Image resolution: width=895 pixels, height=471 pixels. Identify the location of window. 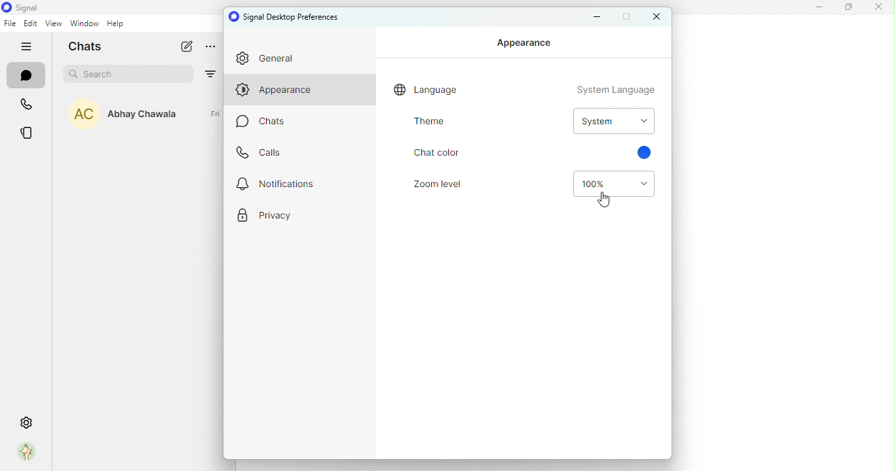
(83, 25).